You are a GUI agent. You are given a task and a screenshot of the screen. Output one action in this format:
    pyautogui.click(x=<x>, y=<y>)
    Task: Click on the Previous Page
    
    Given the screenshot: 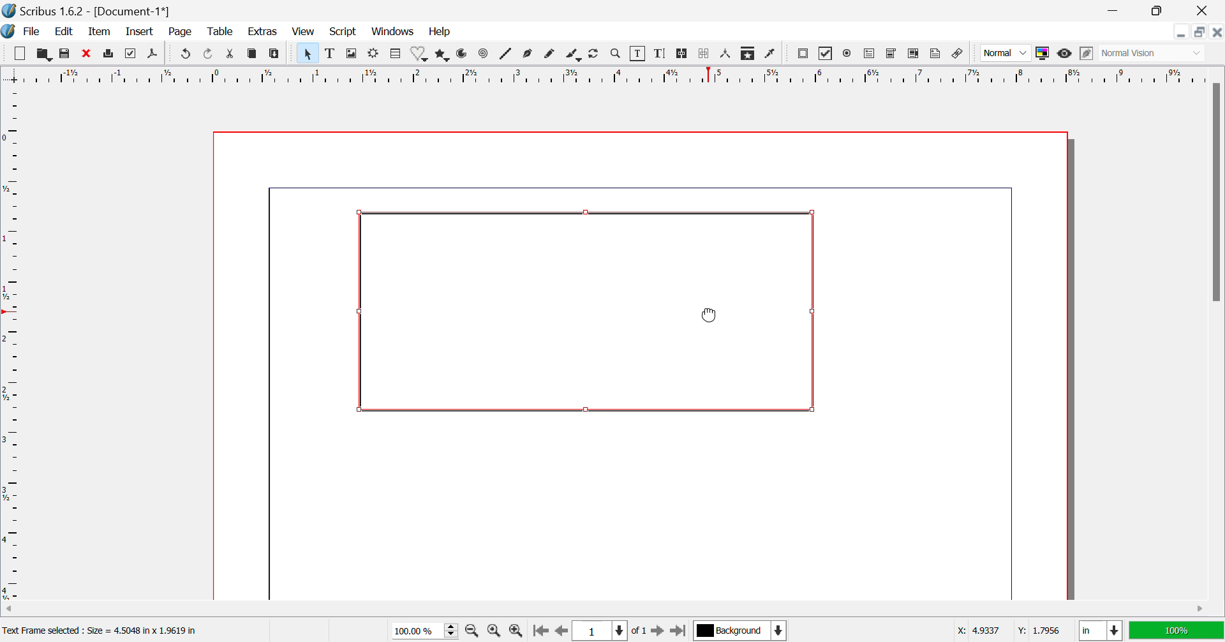 What is the action you would take?
    pyautogui.click(x=560, y=631)
    